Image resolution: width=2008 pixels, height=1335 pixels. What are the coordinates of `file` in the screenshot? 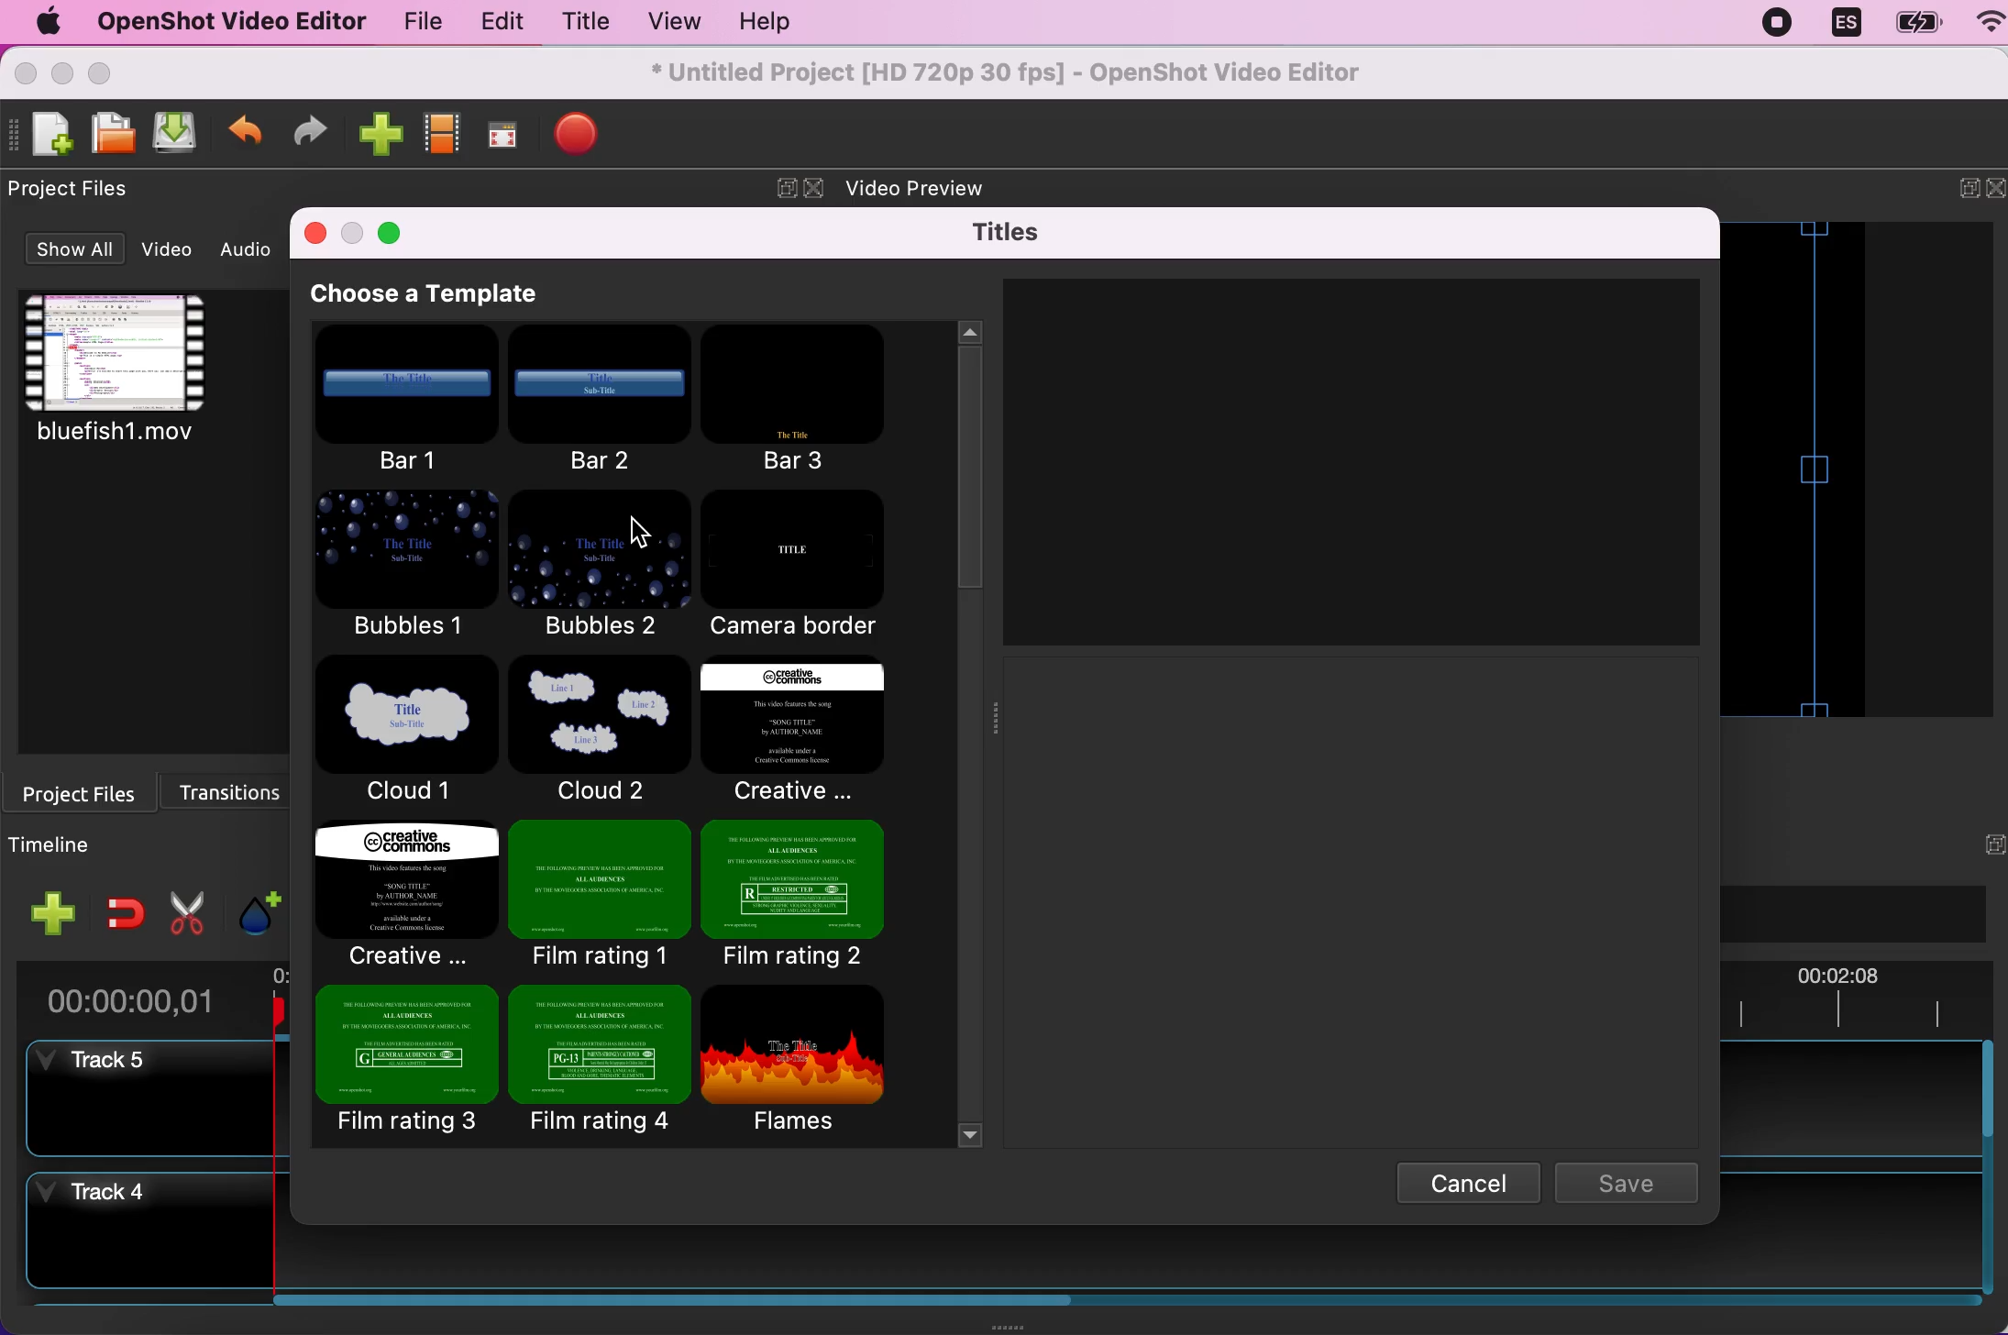 It's located at (416, 26).